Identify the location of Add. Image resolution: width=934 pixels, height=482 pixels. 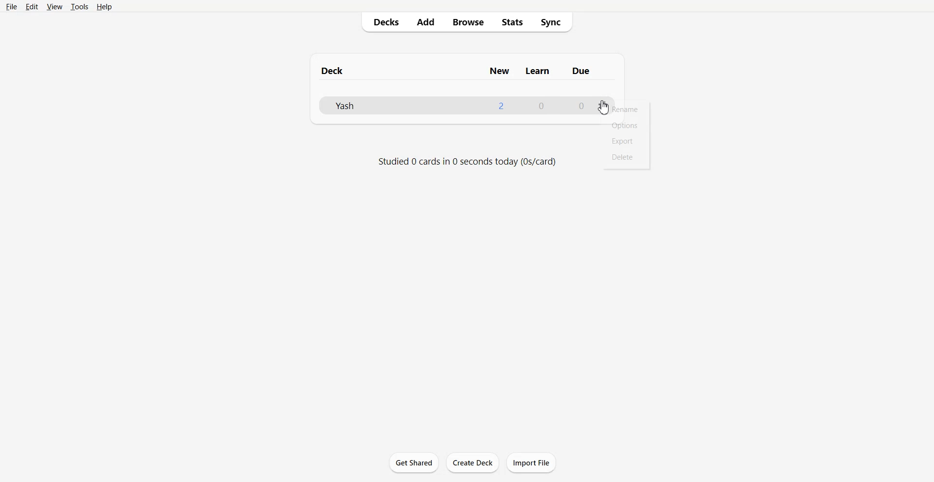
(426, 22).